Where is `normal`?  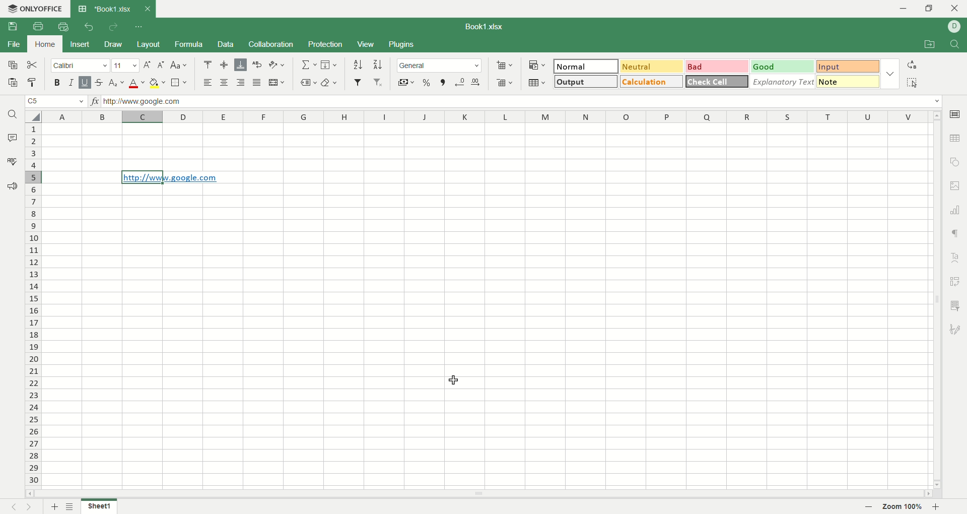
normal is located at coordinates (586, 66).